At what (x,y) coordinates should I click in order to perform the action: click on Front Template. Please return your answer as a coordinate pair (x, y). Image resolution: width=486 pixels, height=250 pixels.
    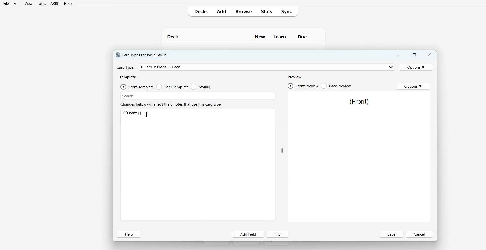
    Looking at the image, I should click on (137, 86).